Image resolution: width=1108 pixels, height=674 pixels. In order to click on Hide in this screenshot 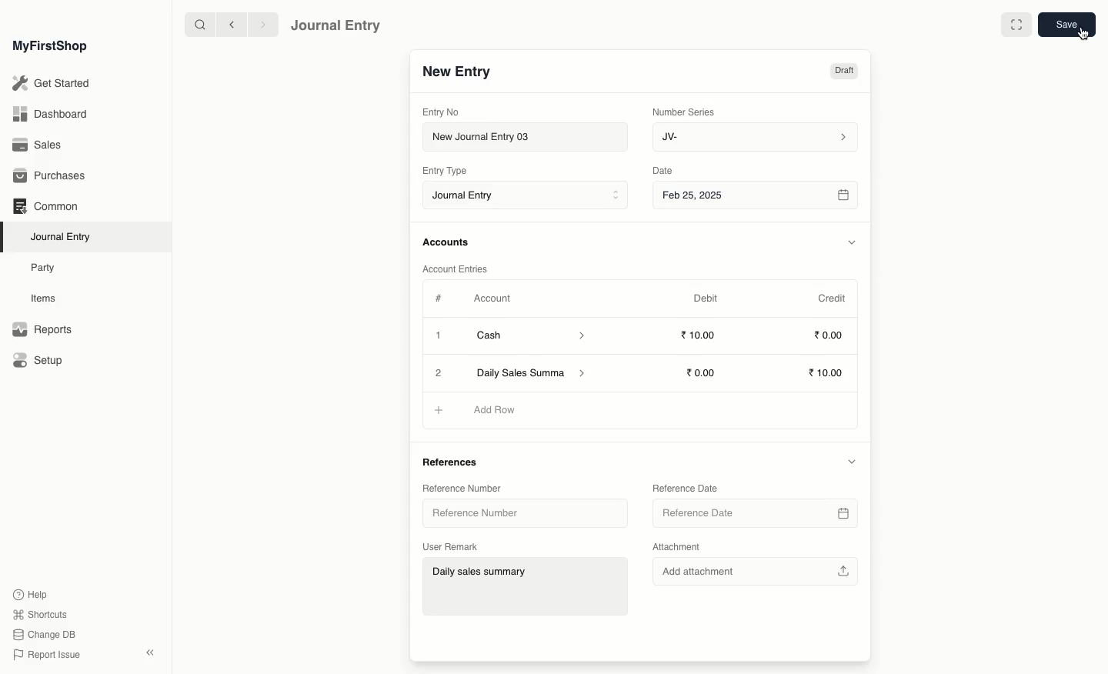, I will do `click(853, 242)`.